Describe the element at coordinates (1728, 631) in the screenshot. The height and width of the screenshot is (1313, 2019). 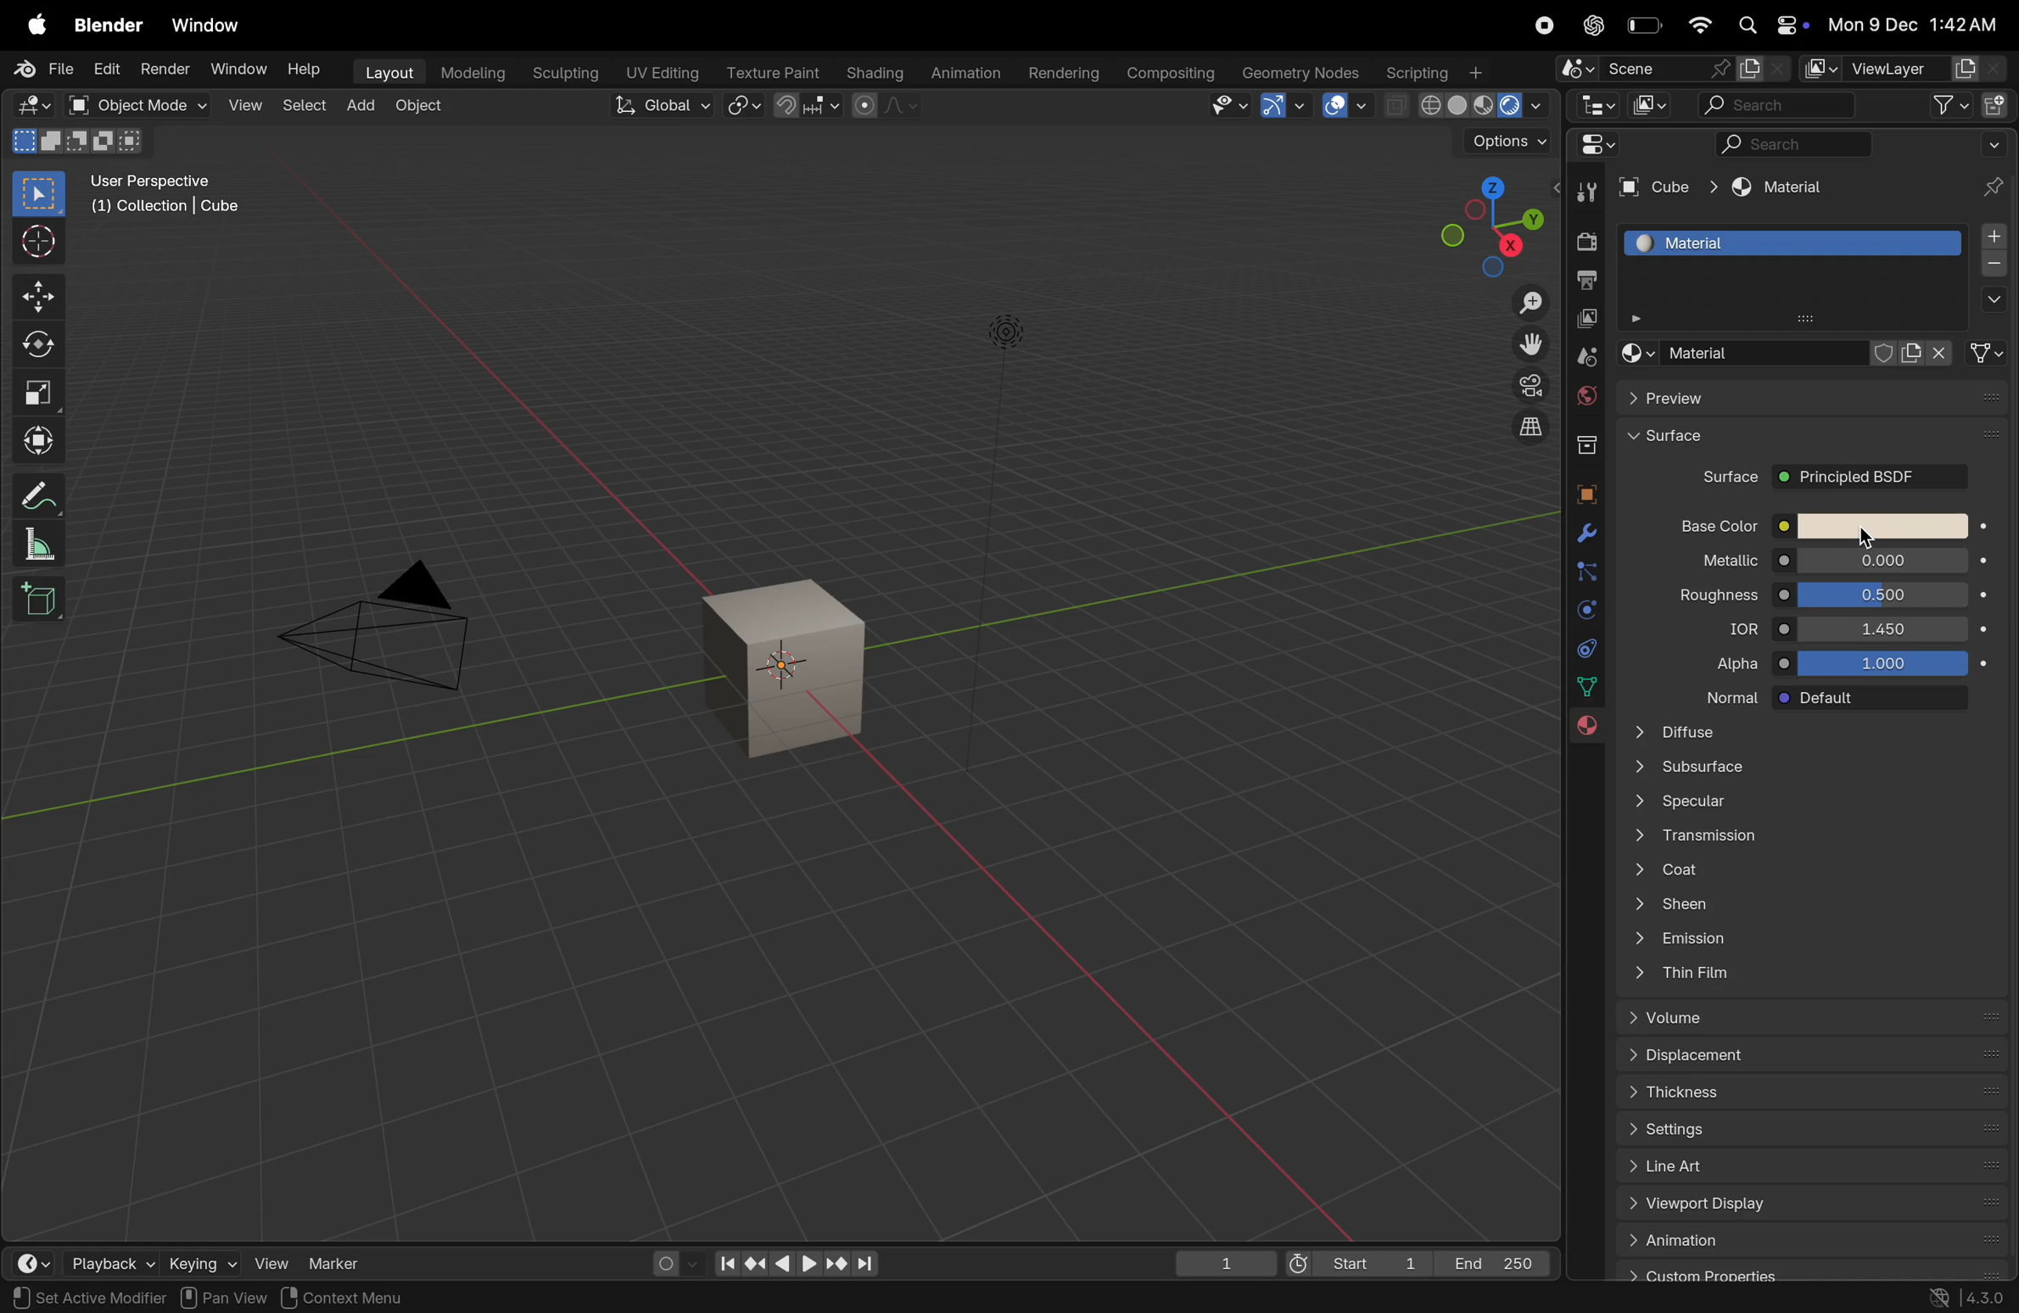
I see `idr` at that location.